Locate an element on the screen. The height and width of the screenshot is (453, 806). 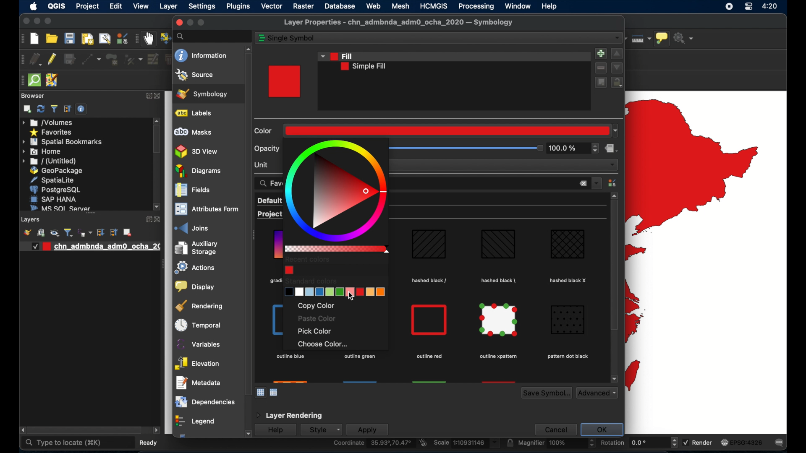
expand is located at coordinates (147, 220).